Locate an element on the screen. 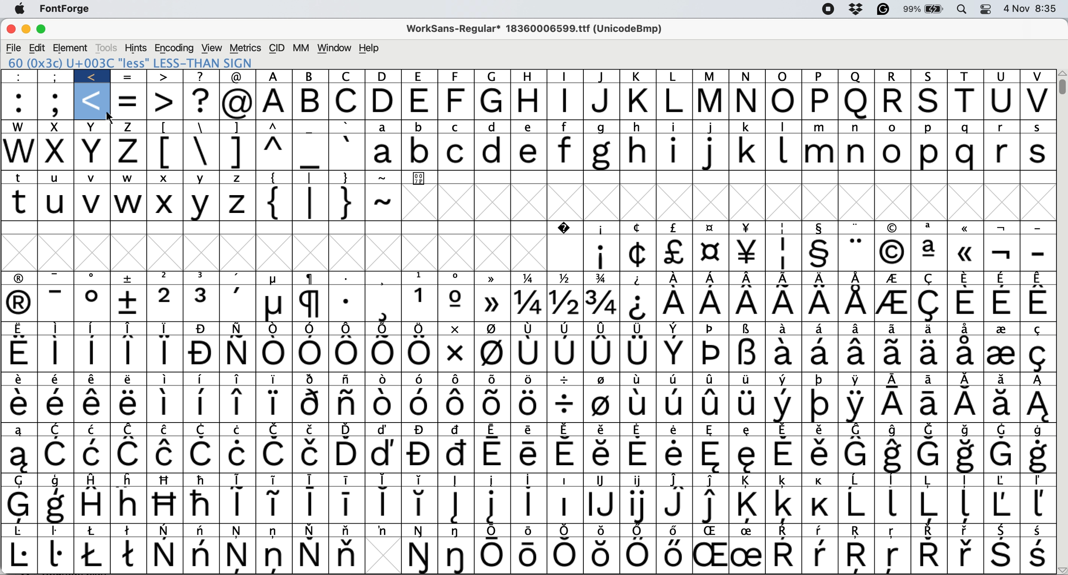 The height and width of the screenshot is (575, 1068). j is located at coordinates (712, 151).